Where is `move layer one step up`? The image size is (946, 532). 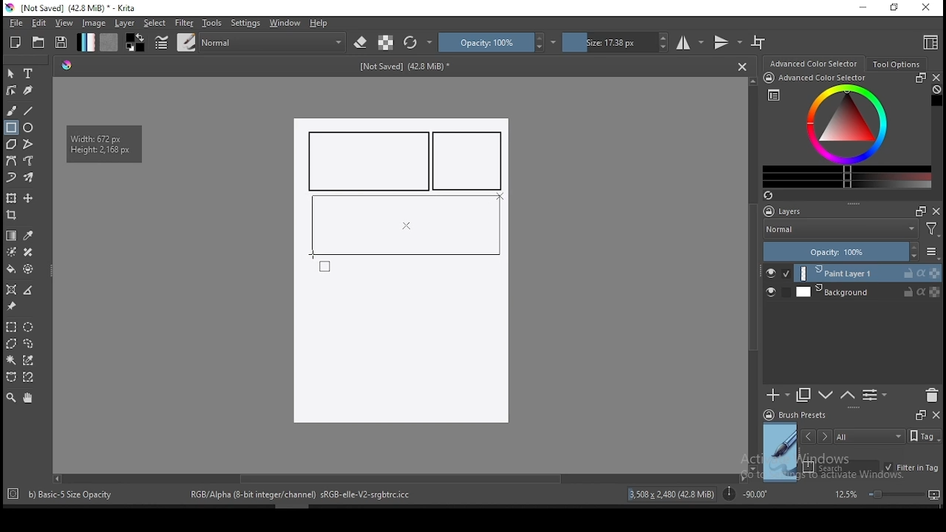 move layer one step up is located at coordinates (826, 397).